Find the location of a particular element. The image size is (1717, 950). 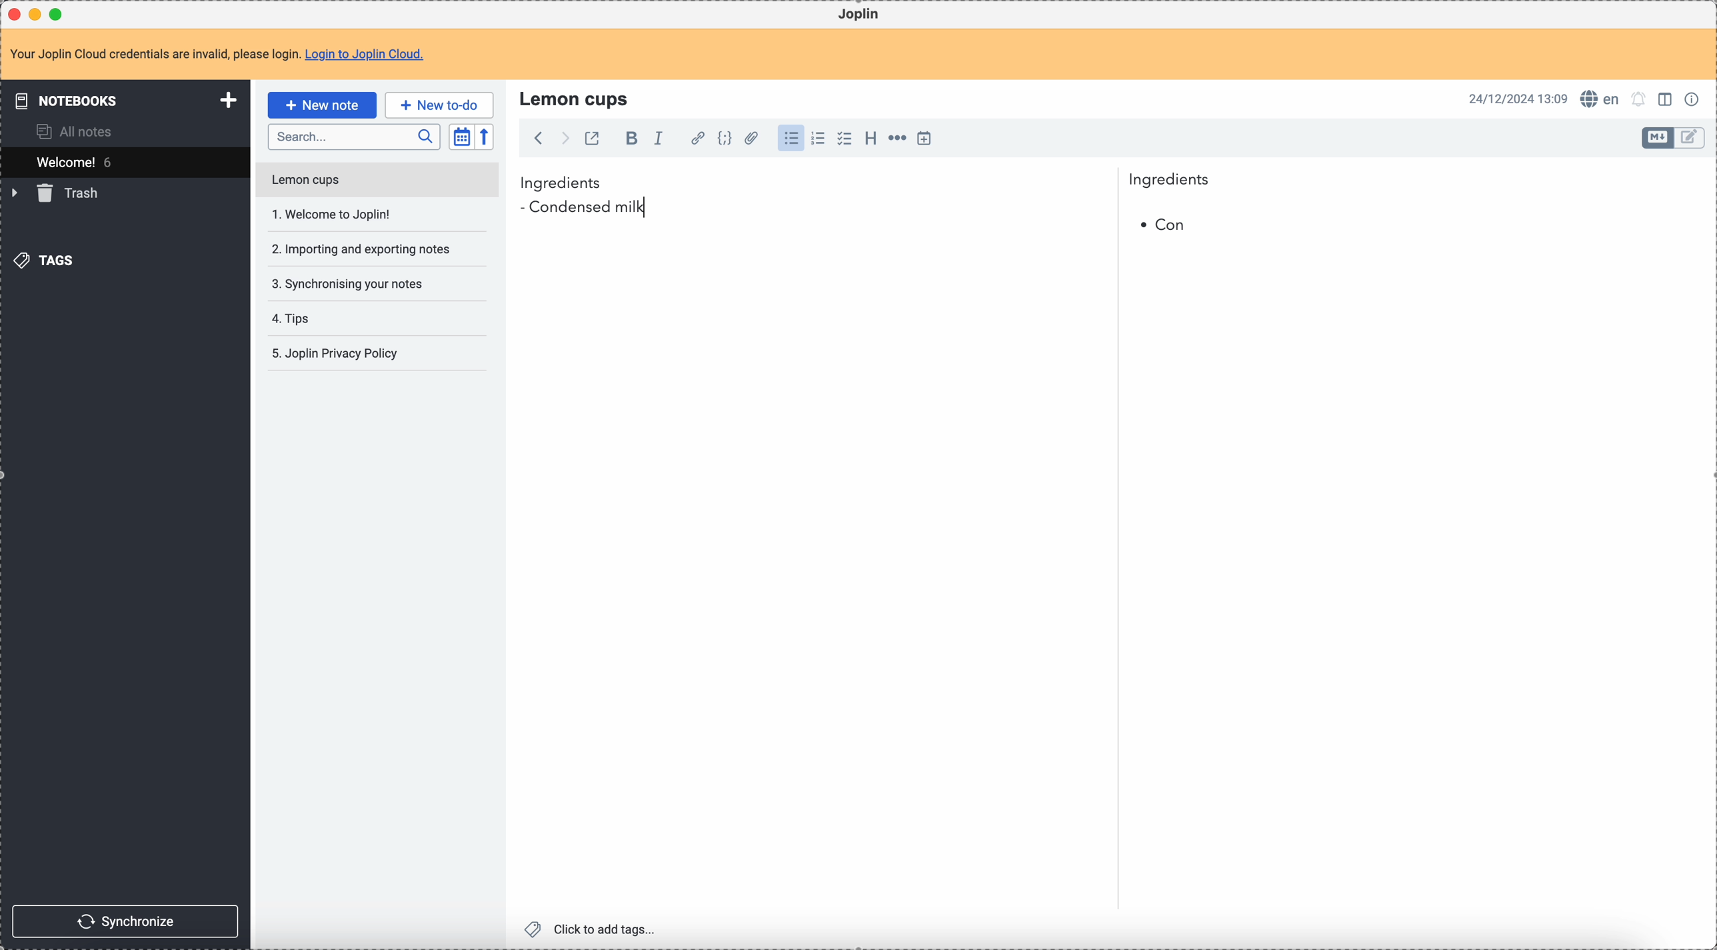

importing and exporting your notes is located at coordinates (363, 249).